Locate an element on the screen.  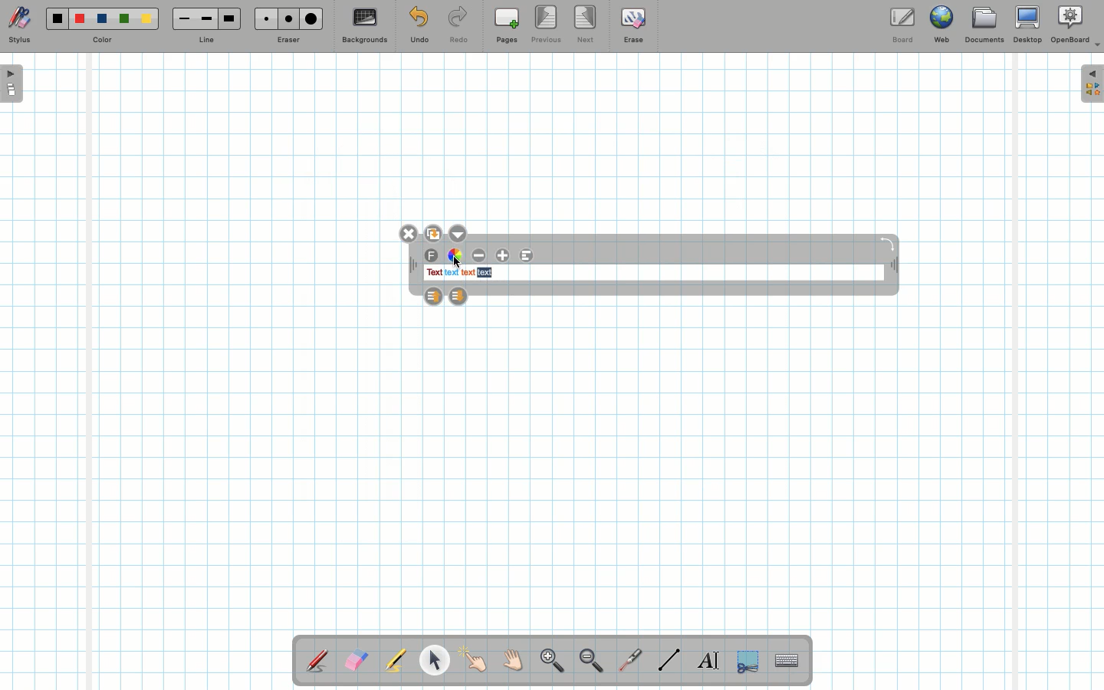
Rotate is located at coordinates (887, 243).